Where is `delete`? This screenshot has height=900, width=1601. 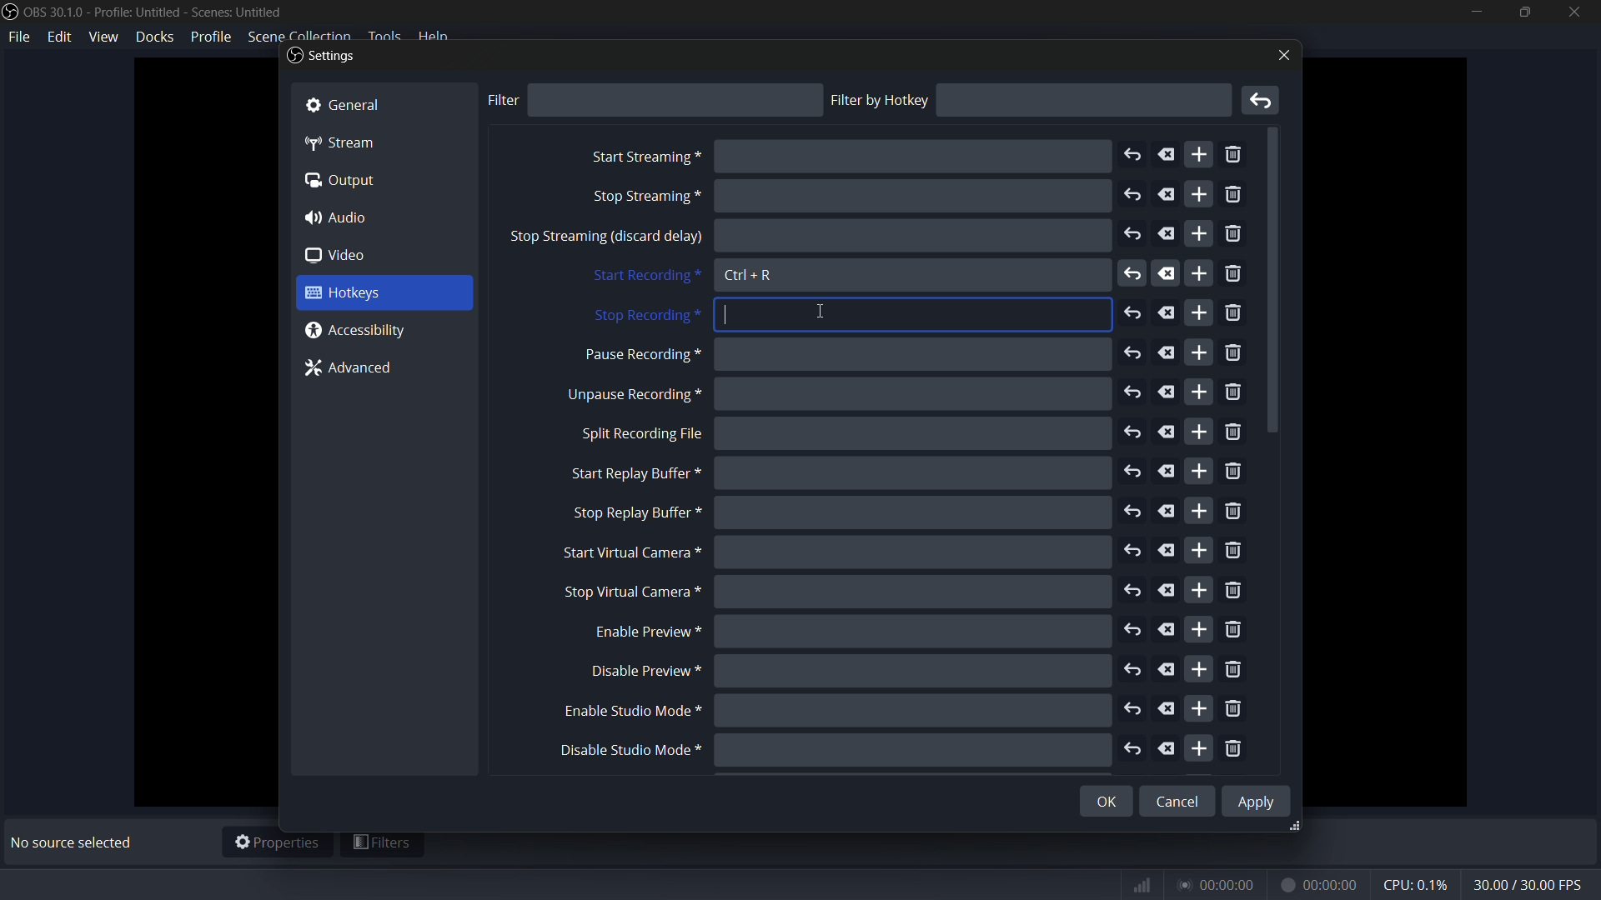
delete is located at coordinates (1167, 471).